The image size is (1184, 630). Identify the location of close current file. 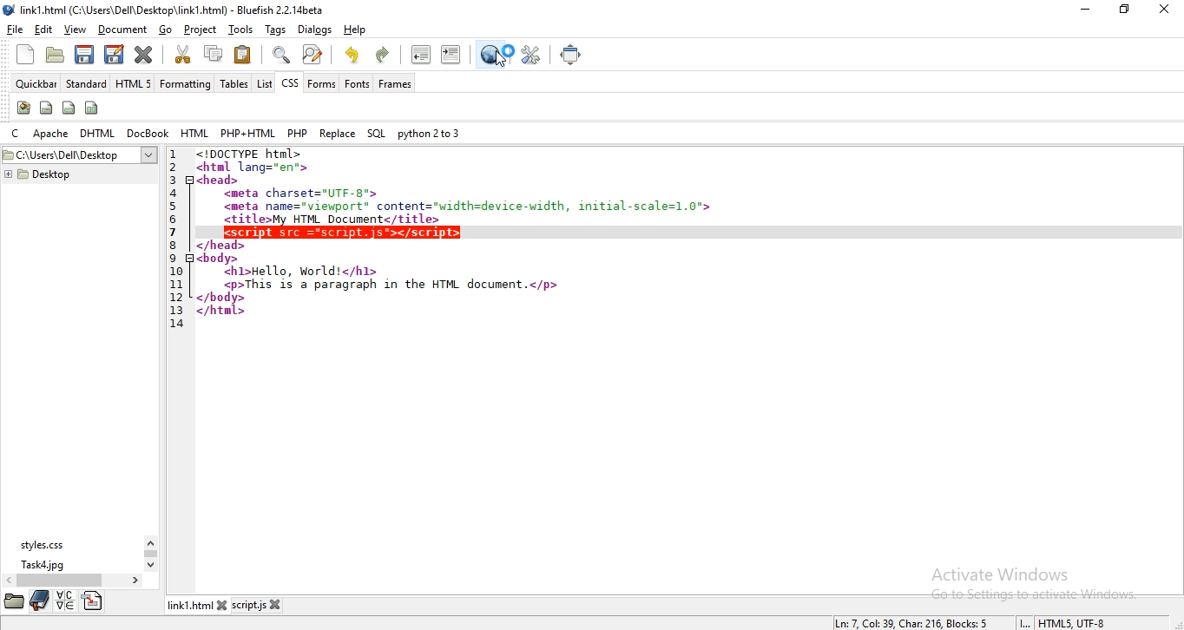
(143, 56).